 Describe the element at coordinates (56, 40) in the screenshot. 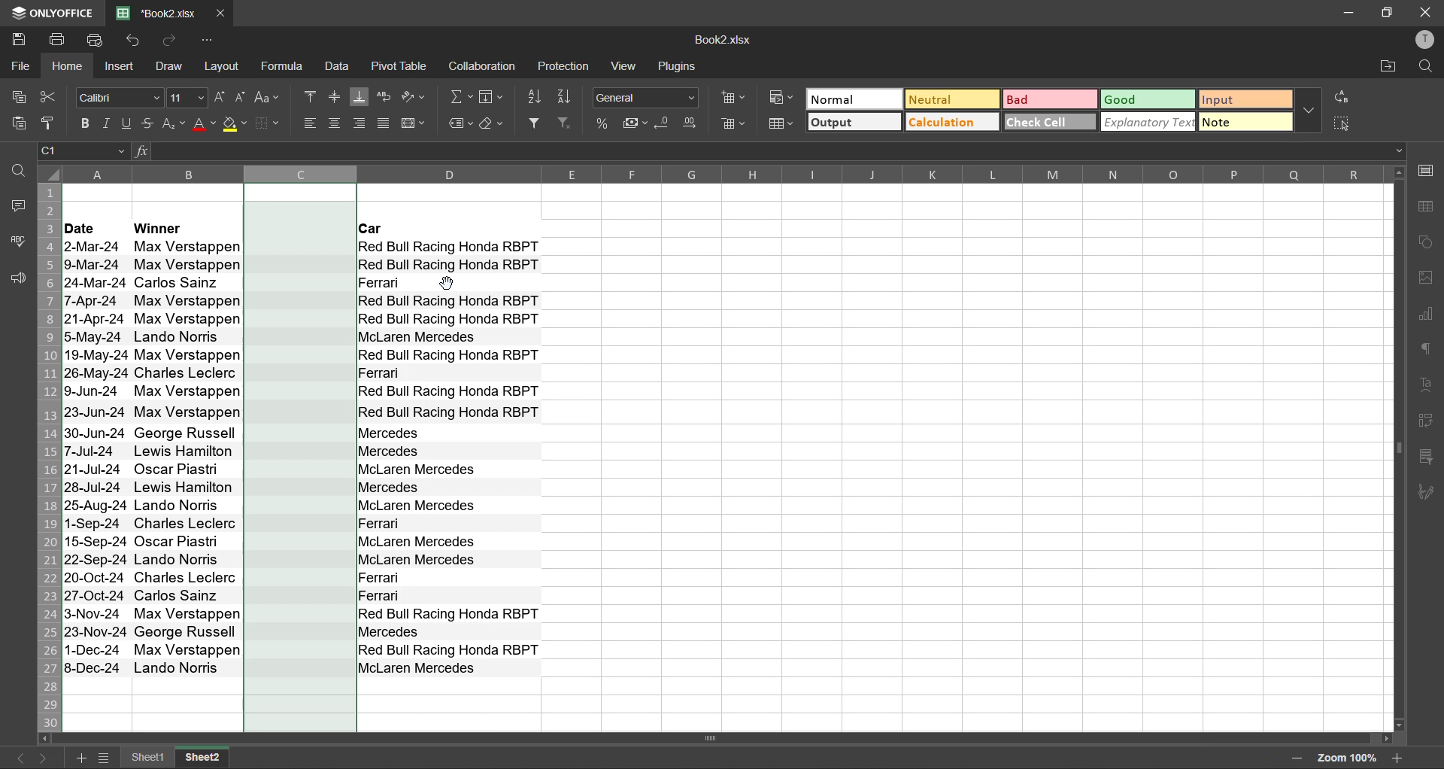

I see `print` at that location.